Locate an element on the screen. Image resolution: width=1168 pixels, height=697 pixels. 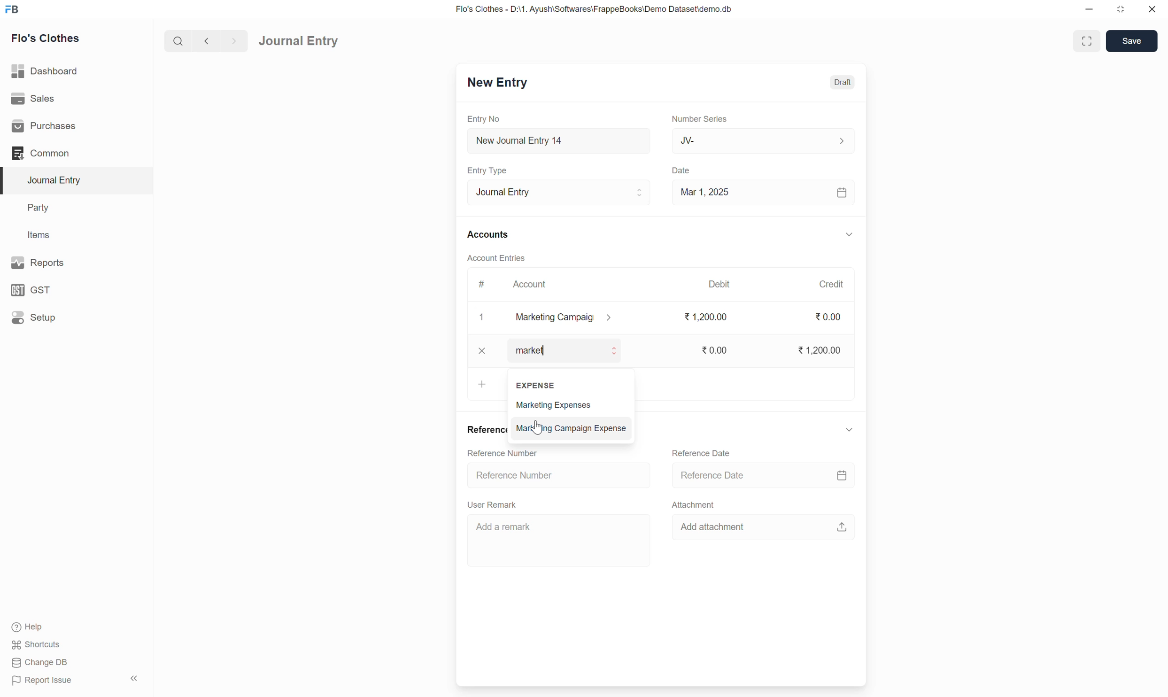
down is located at coordinates (848, 236).